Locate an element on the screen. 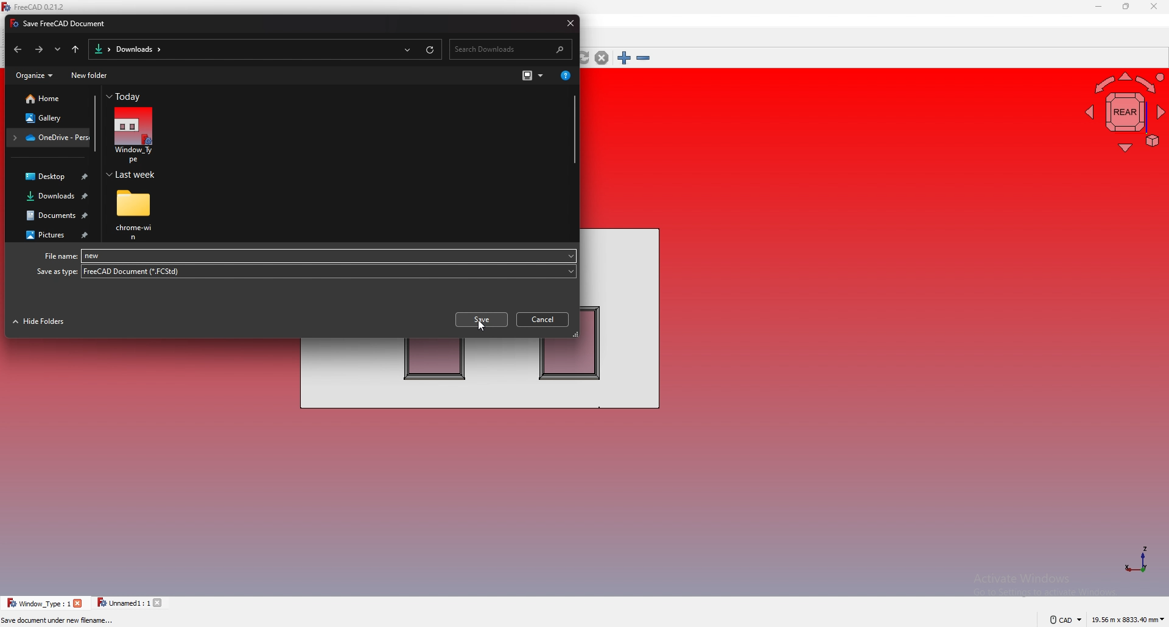 The width and height of the screenshot is (1169, 627). CAD is located at coordinates (1061, 619).